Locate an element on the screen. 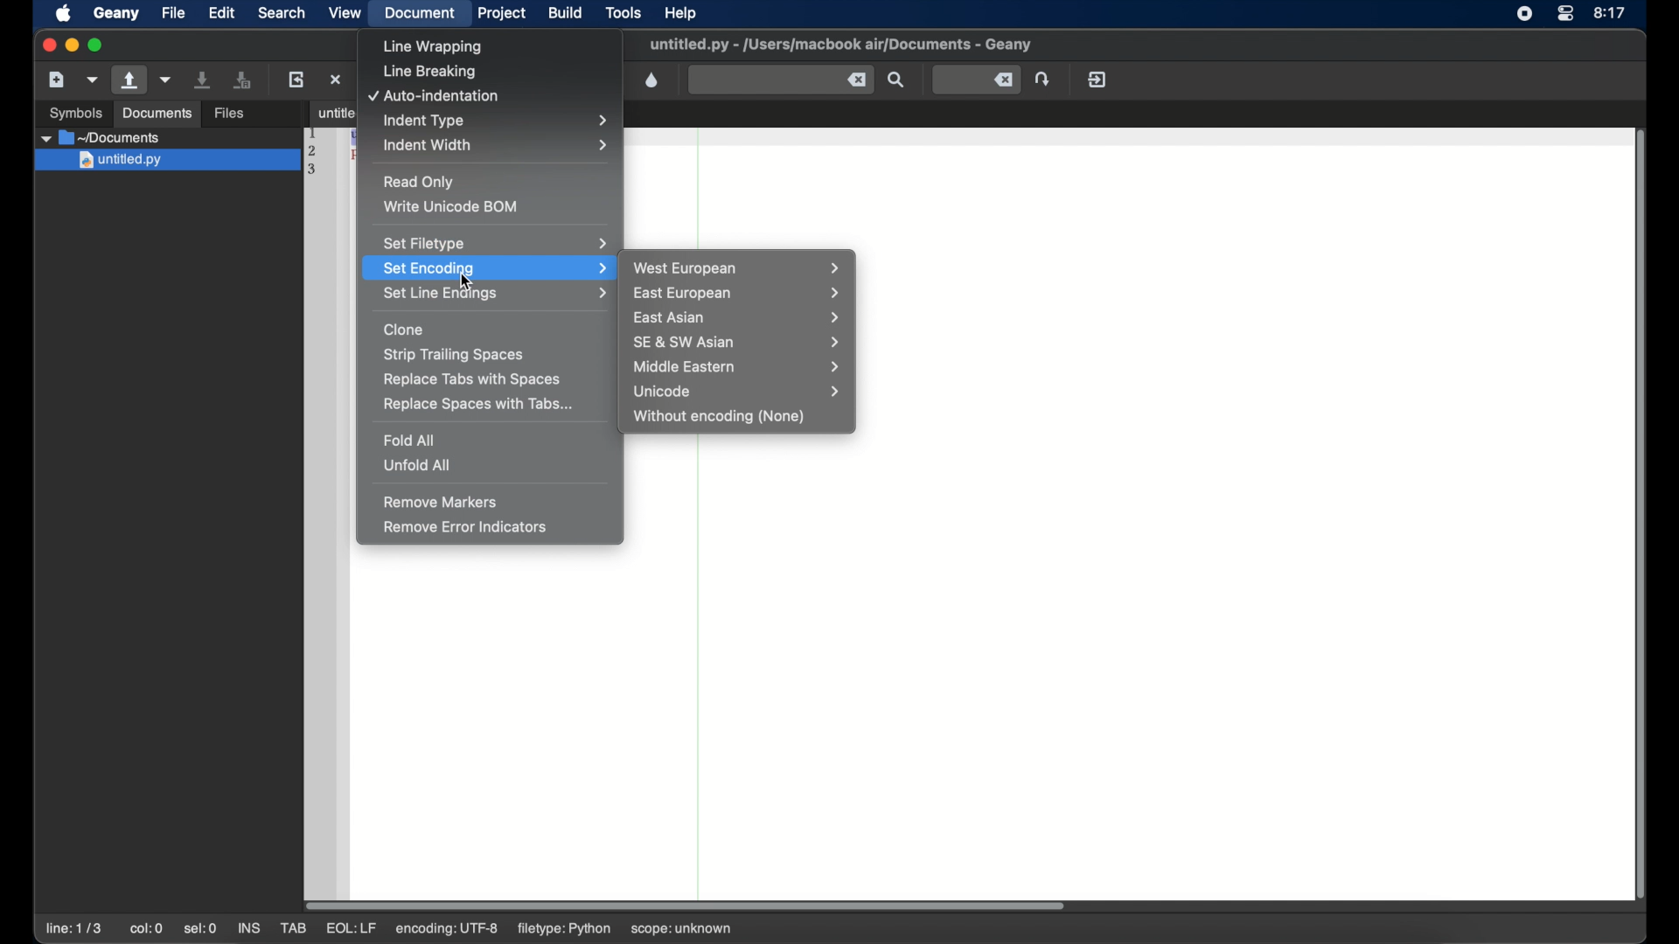 The height and width of the screenshot is (944, 1679). read only is located at coordinates (420, 182).